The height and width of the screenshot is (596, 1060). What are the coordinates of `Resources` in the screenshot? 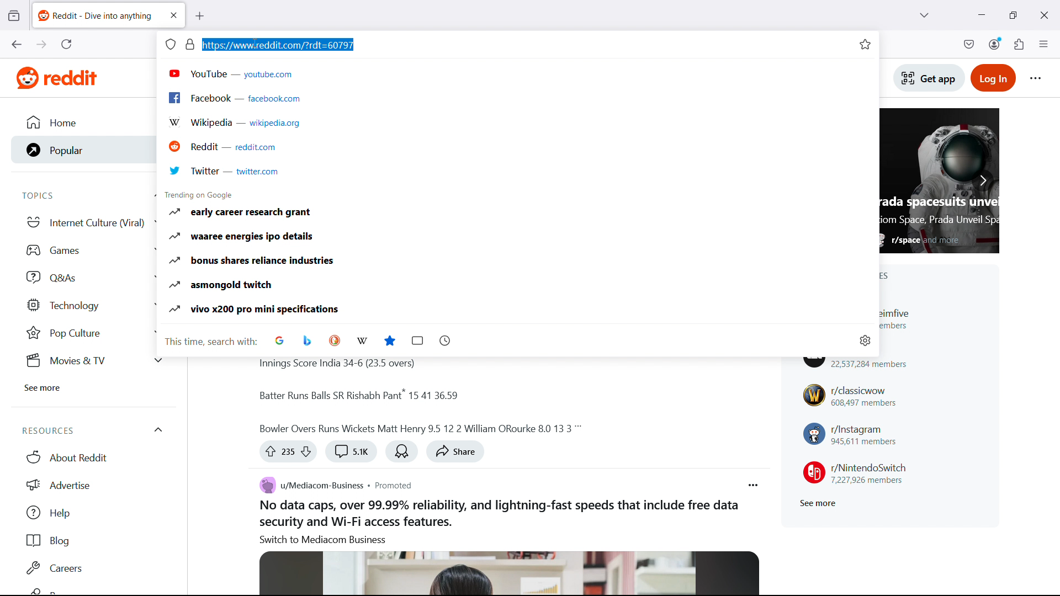 It's located at (91, 430).